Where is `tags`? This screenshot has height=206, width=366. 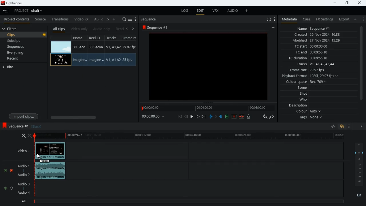 tags is located at coordinates (312, 118).